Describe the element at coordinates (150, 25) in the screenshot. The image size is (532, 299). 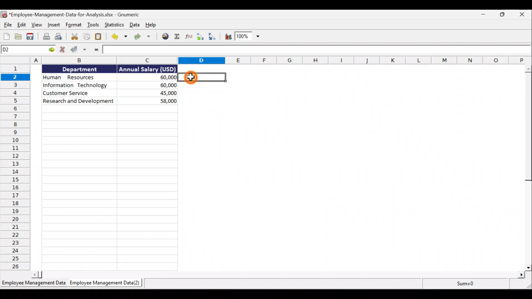
I see `Help` at that location.